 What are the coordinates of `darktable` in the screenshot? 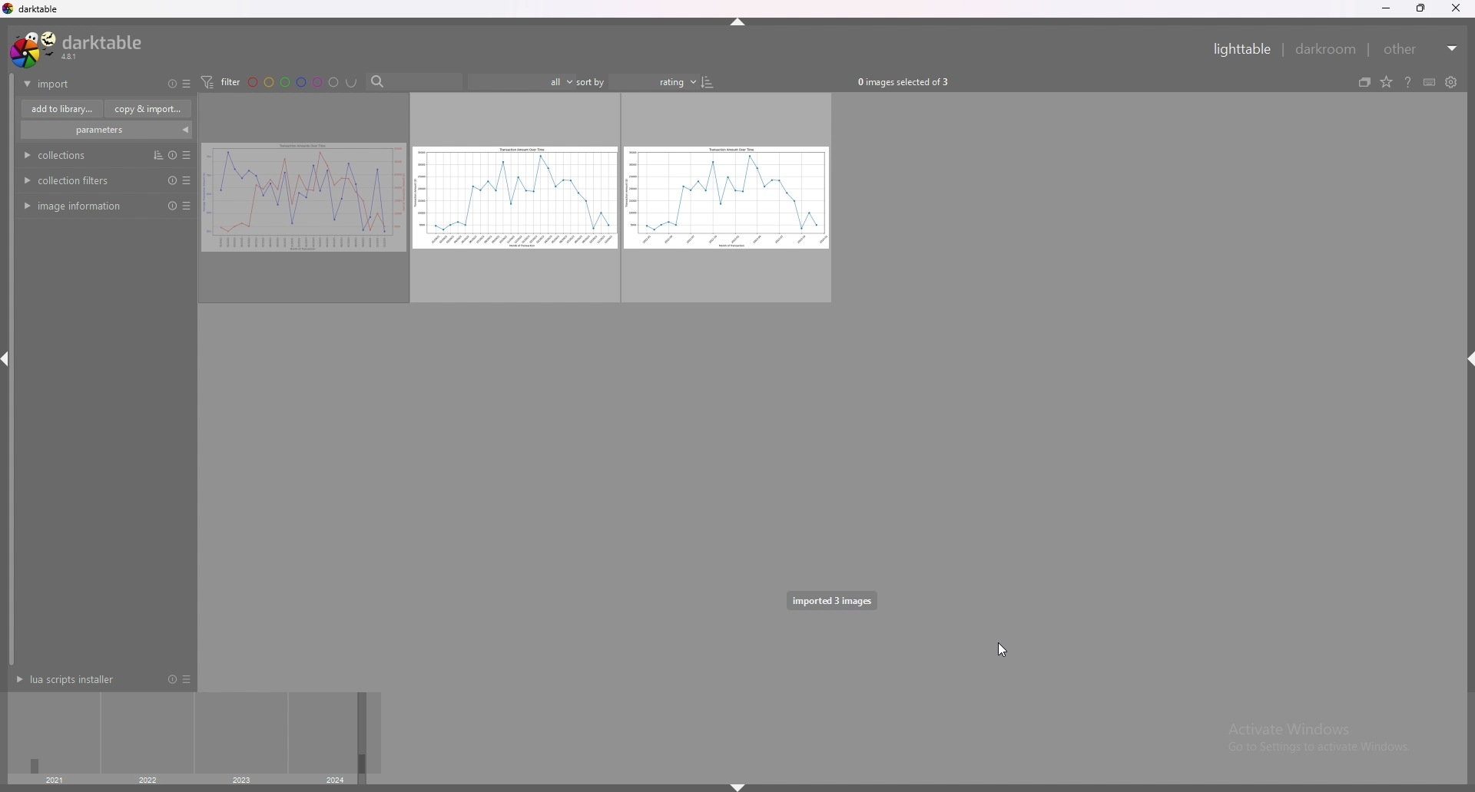 It's located at (78, 48).